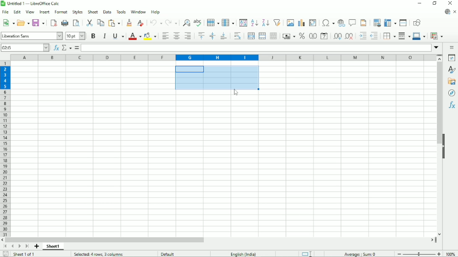  Describe the element at coordinates (188, 36) in the screenshot. I see `Align right` at that location.